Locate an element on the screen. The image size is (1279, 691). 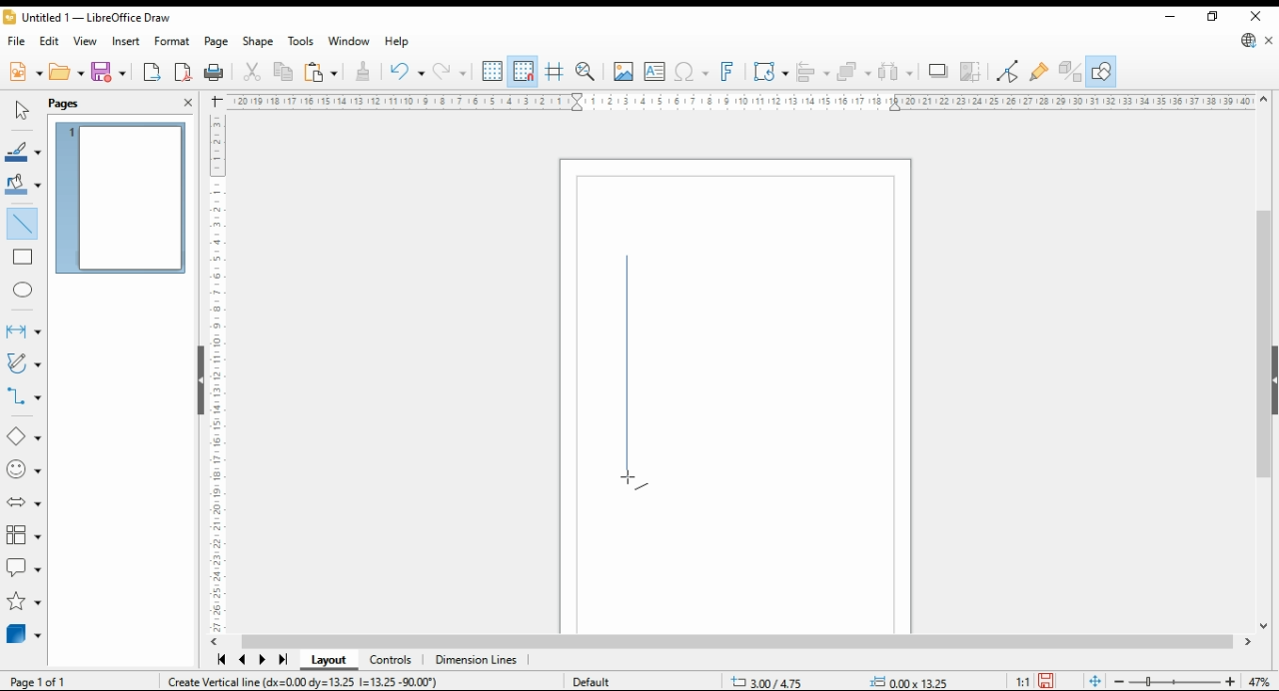
help is located at coordinates (398, 42).